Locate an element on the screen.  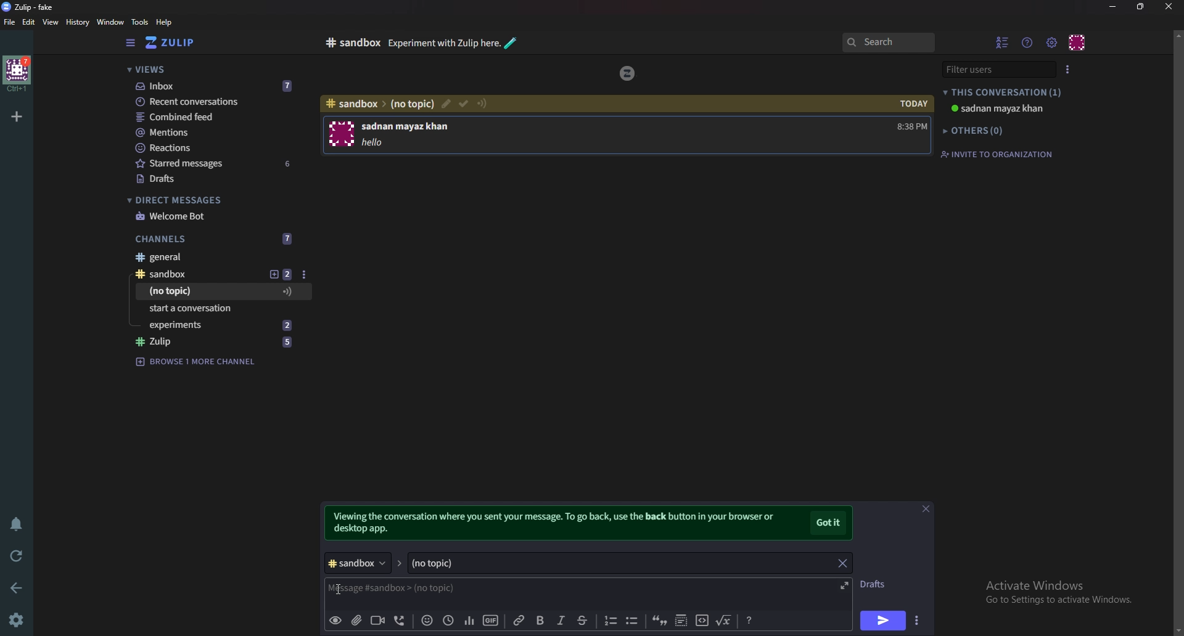
#General is located at coordinates (213, 257).